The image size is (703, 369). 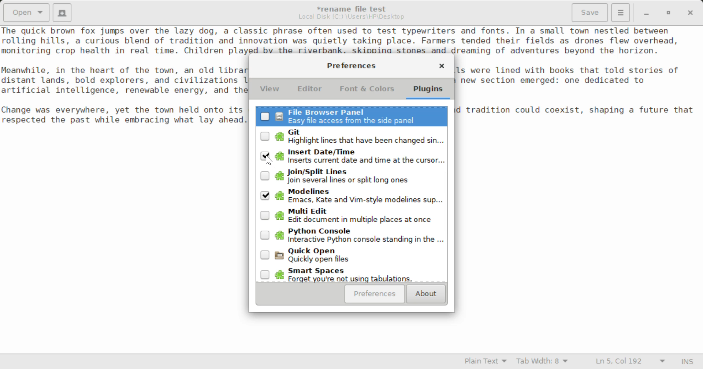 I want to click on Plugins Tab Selected, so click(x=430, y=92).